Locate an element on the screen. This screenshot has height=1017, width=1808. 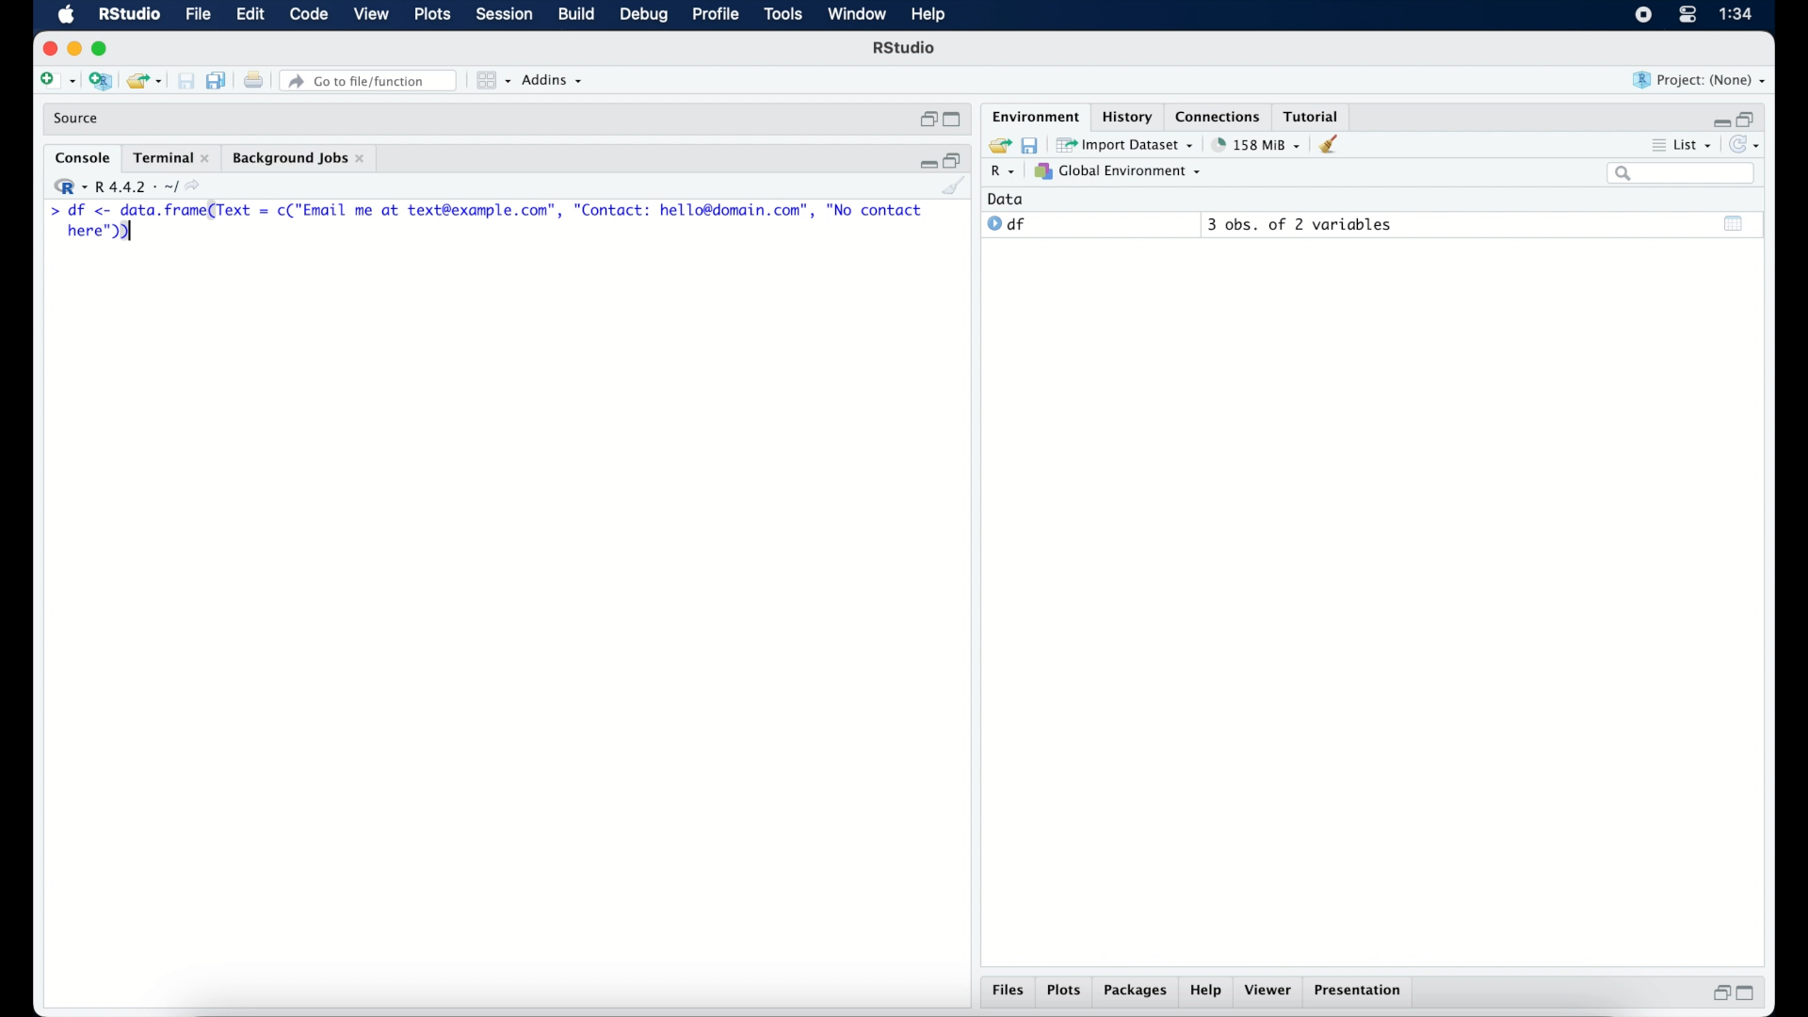
window is located at coordinates (858, 16).